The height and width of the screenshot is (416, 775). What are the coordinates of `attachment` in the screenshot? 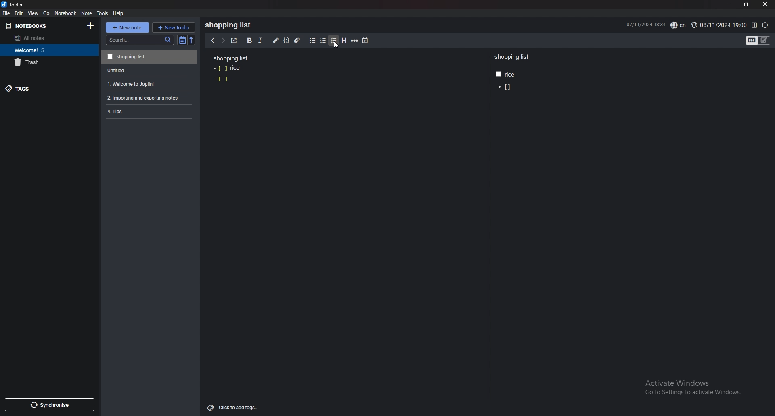 It's located at (298, 41).